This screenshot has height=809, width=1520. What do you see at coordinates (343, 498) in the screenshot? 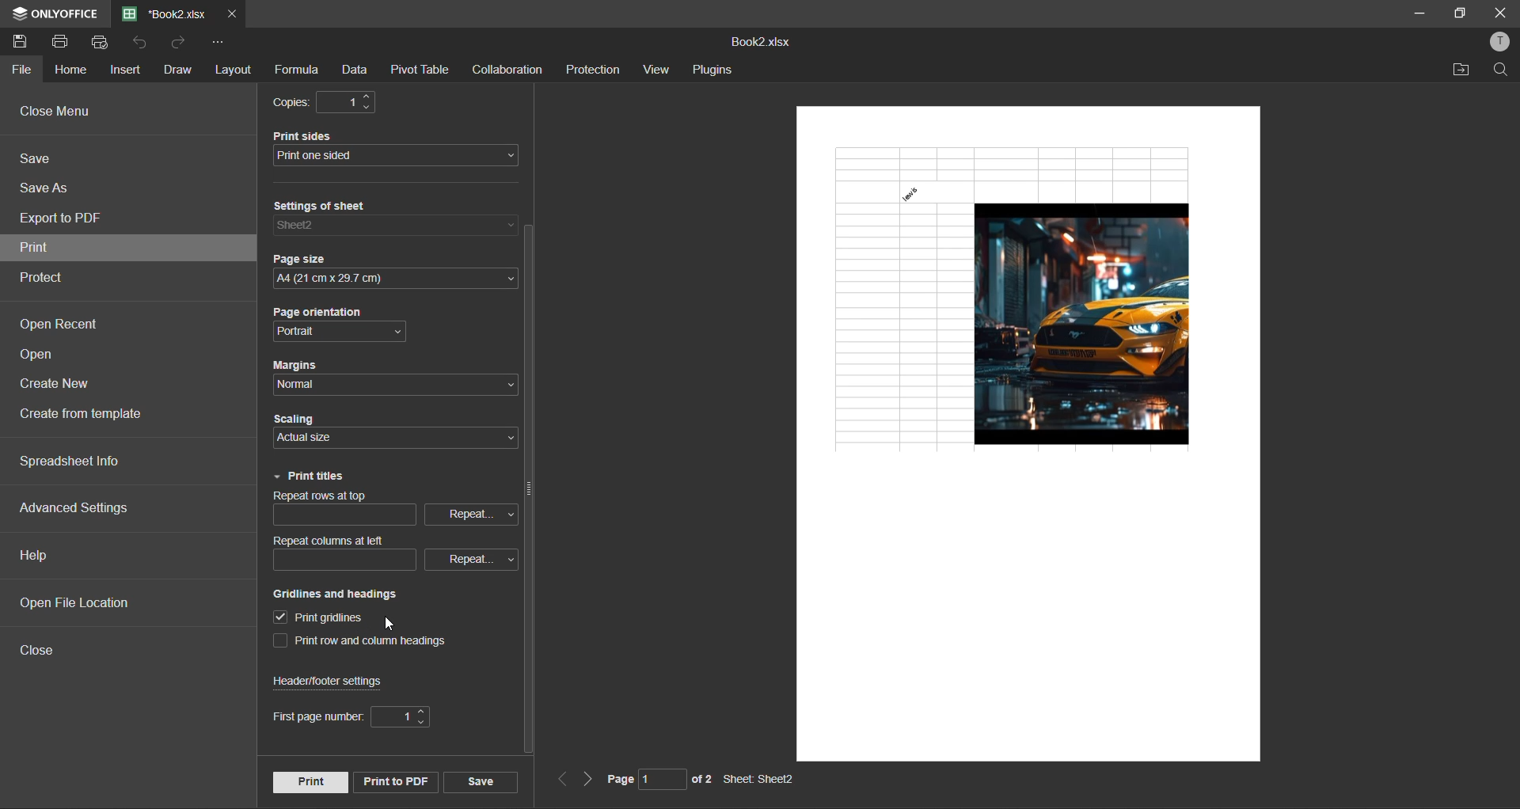
I see `repeat rows on top ` at bounding box center [343, 498].